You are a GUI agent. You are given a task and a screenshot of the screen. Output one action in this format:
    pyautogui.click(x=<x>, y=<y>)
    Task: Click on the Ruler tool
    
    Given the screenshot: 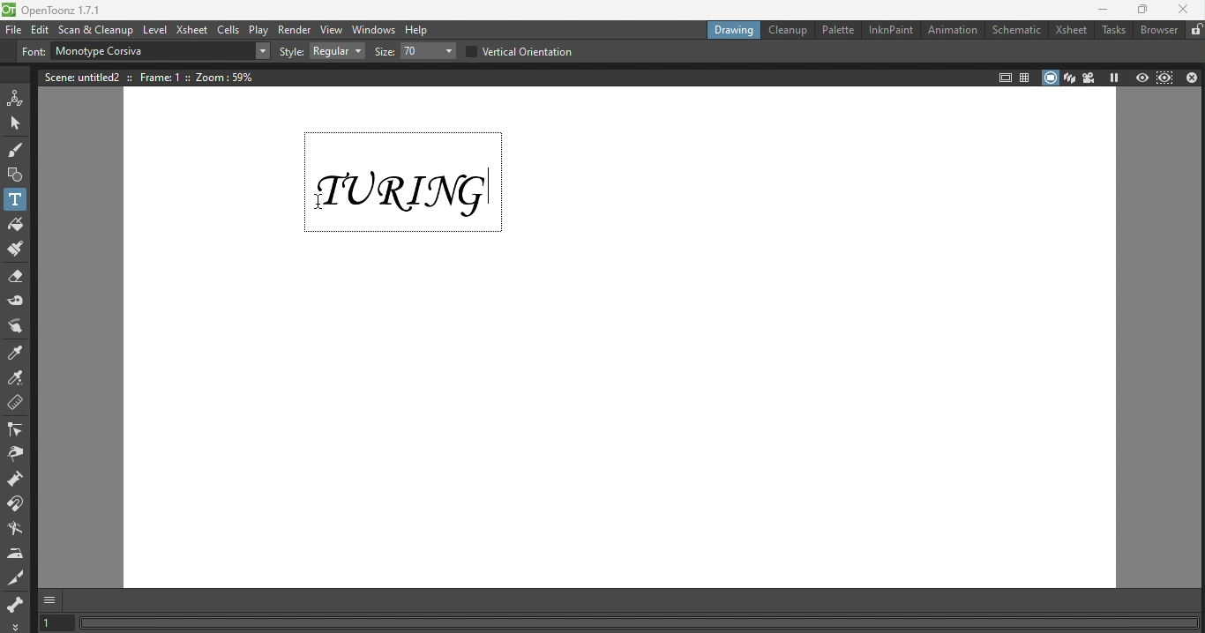 What is the action you would take?
    pyautogui.click(x=16, y=403)
    